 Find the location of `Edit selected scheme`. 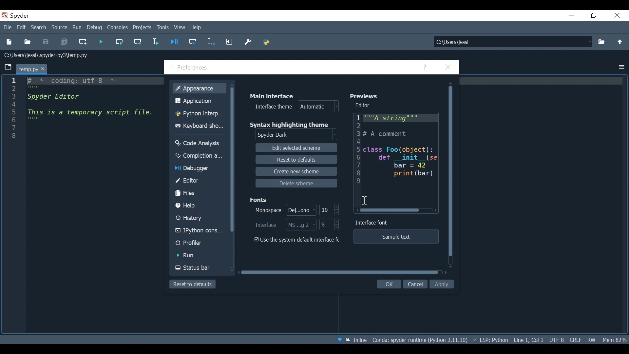

Edit selected scheme is located at coordinates (296, 148).